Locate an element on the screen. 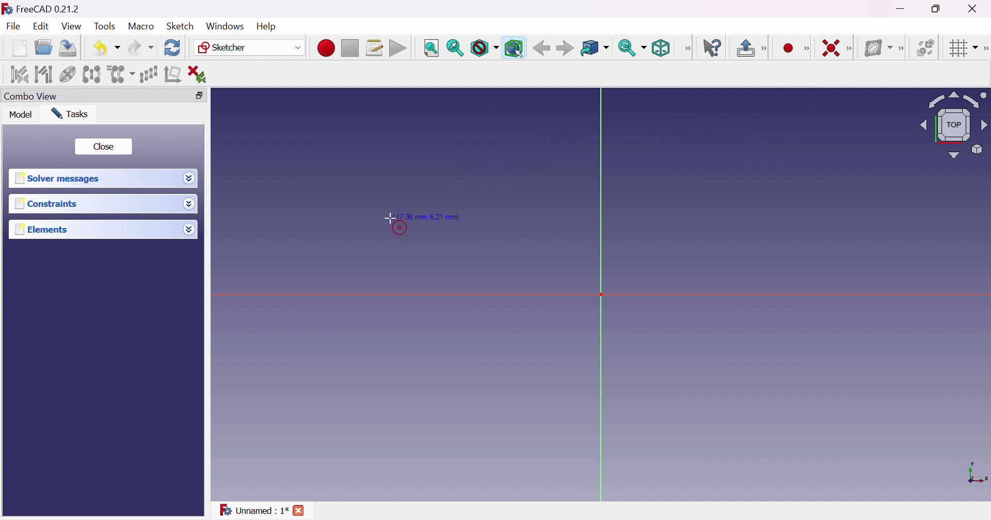 This screenshot has width=991, height=520. Macro is located at coordinates (141, 26).